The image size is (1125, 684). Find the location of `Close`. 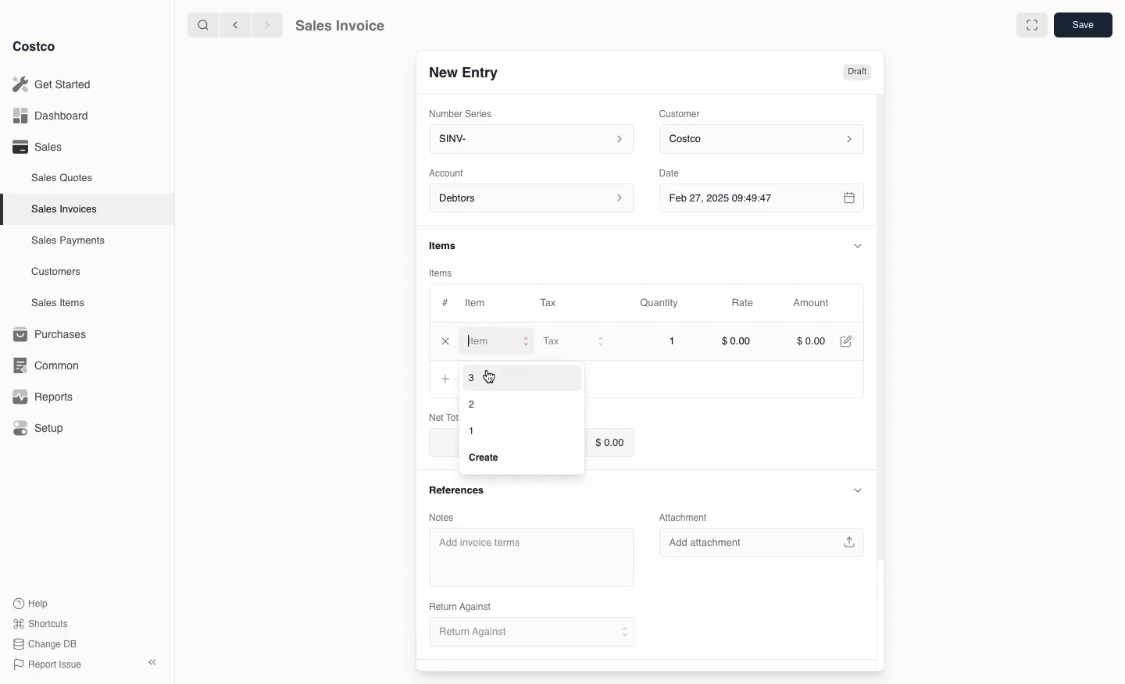

Close is located at coordinates (445, 340).